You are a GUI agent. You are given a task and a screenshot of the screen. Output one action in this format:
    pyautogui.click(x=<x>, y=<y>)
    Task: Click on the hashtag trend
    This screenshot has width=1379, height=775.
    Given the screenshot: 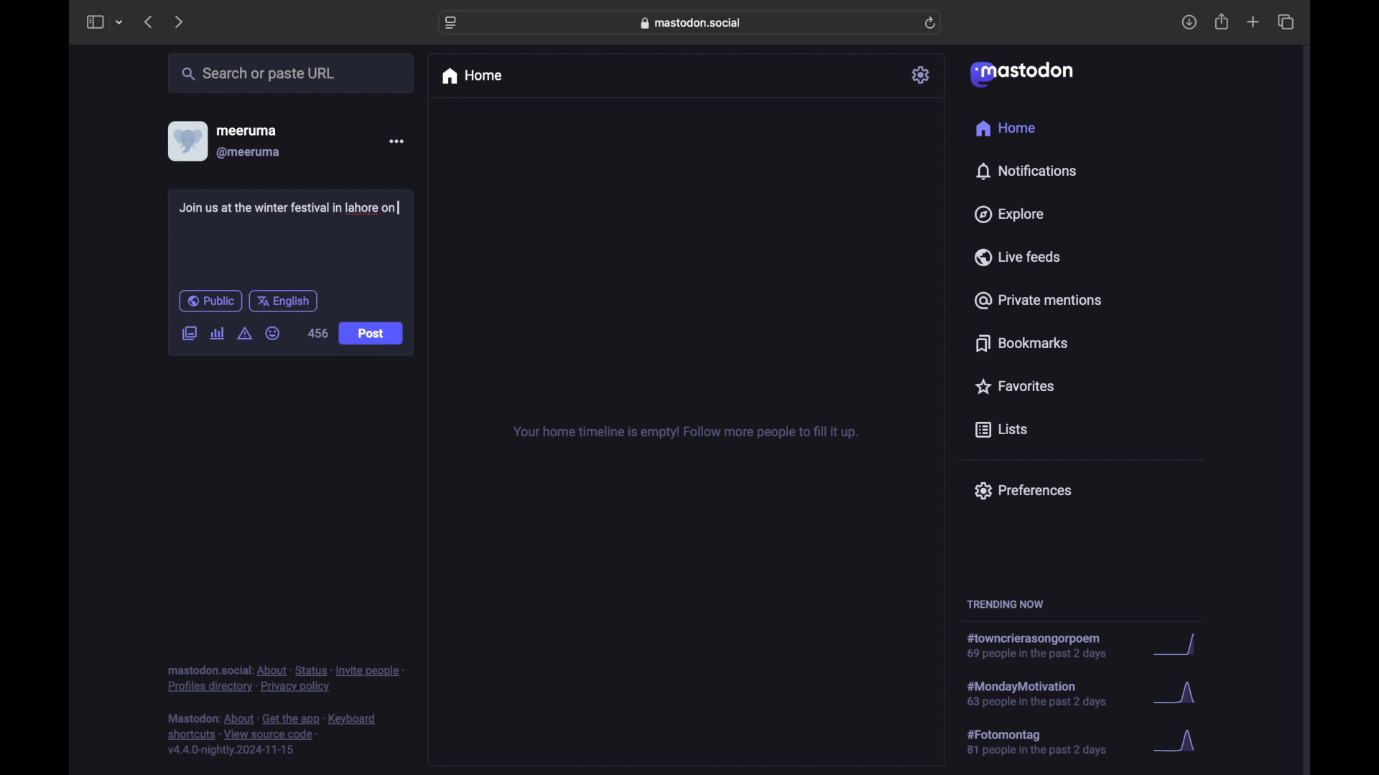 What is the action you would take?
    pyautogui.click(x=1046, y=743)
    